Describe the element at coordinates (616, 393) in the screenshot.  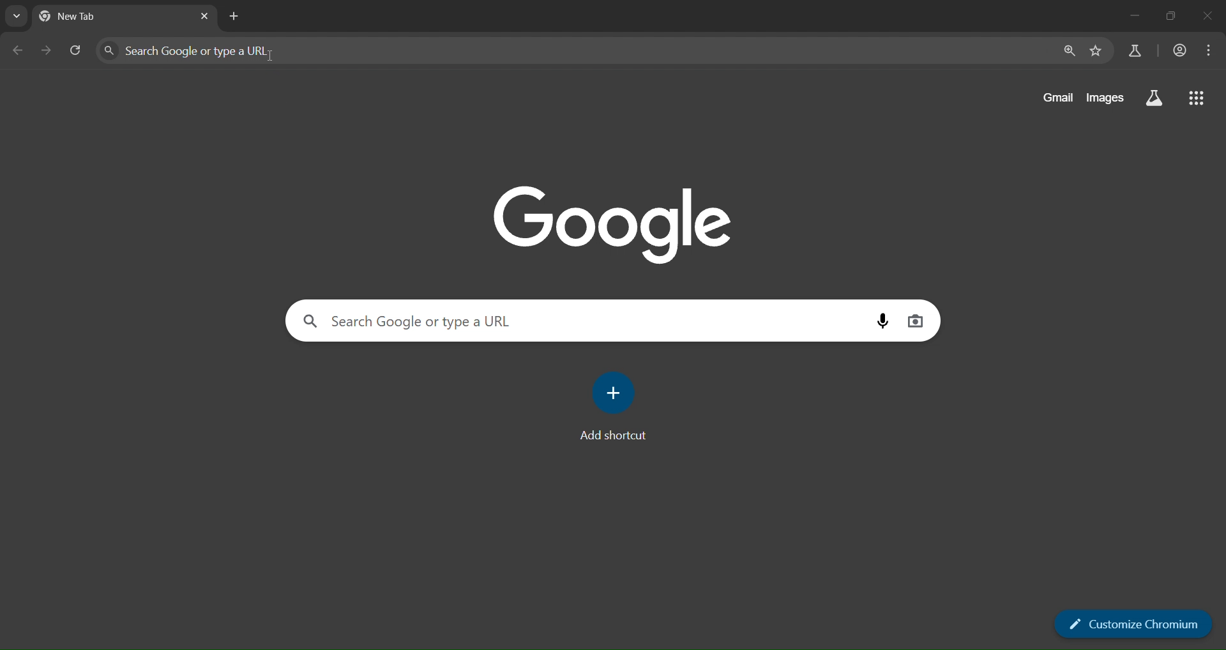
I see `add` at that location.